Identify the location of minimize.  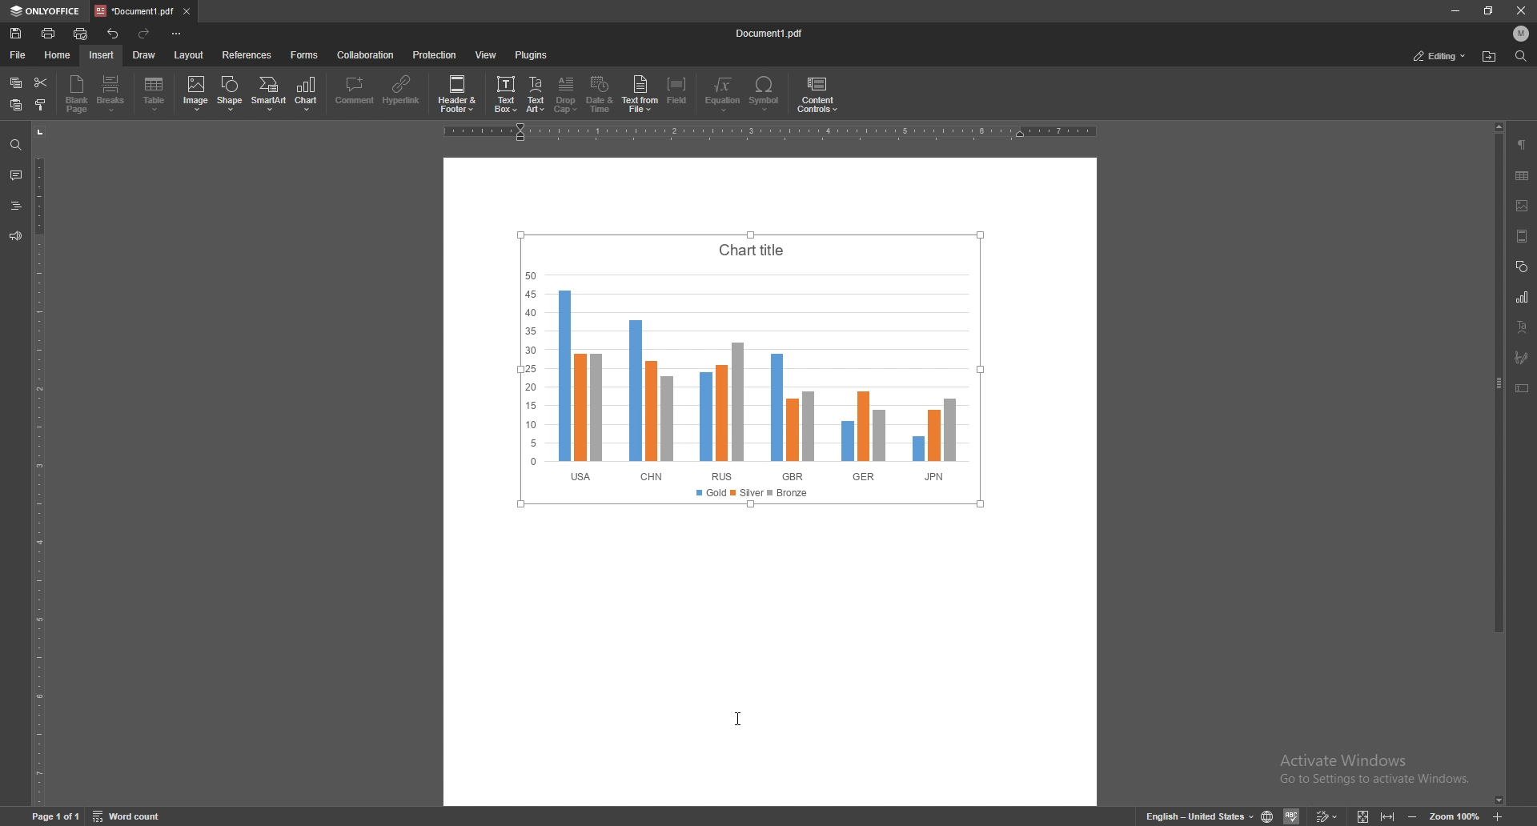
(1455, 10).